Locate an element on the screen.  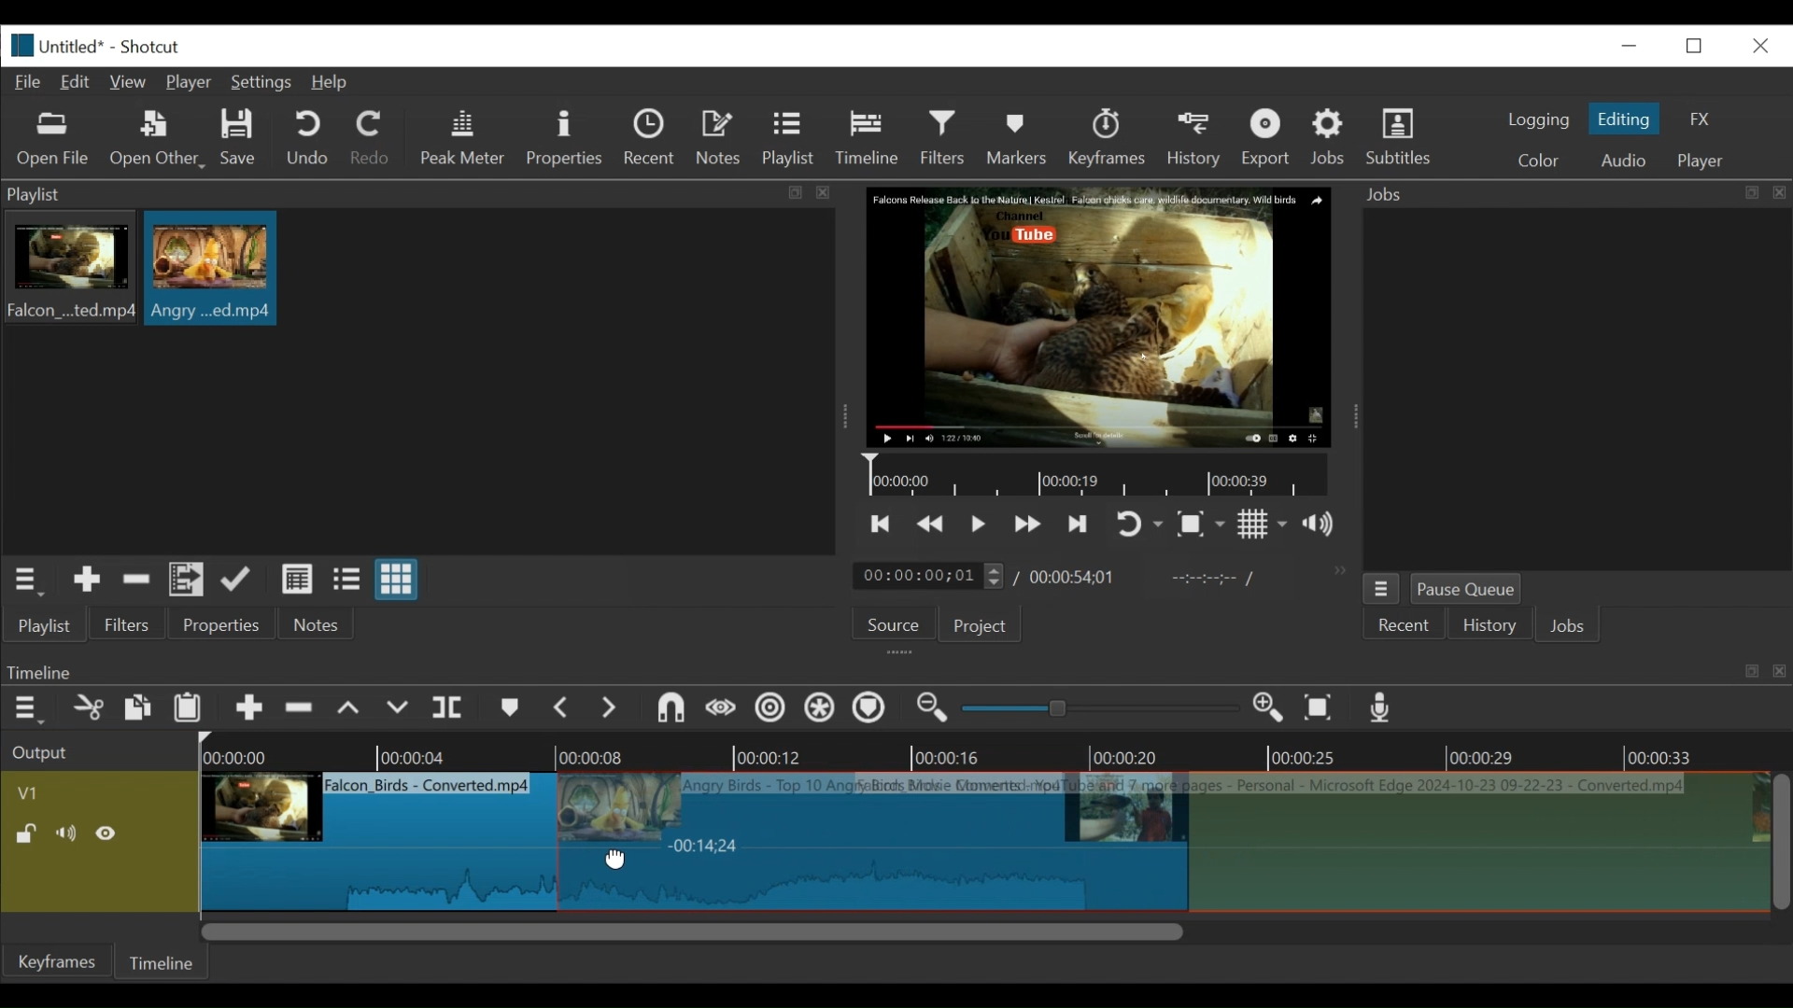
slider is located at coordinates (1094, 709).